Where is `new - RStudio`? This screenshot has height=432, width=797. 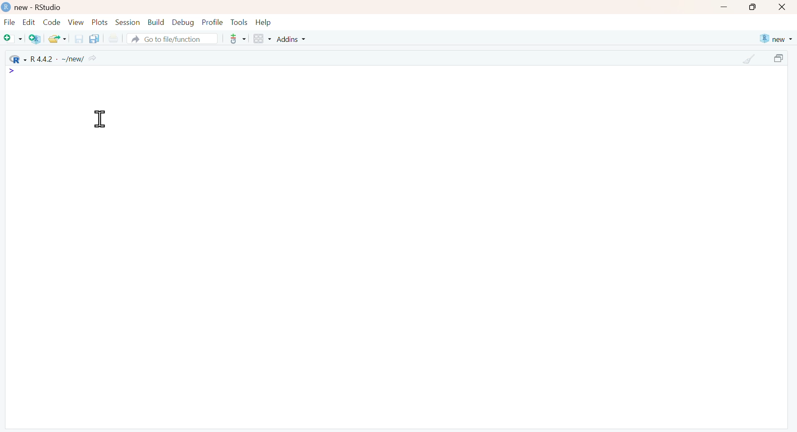
new - RStudio is located at coordinates (40, 7).